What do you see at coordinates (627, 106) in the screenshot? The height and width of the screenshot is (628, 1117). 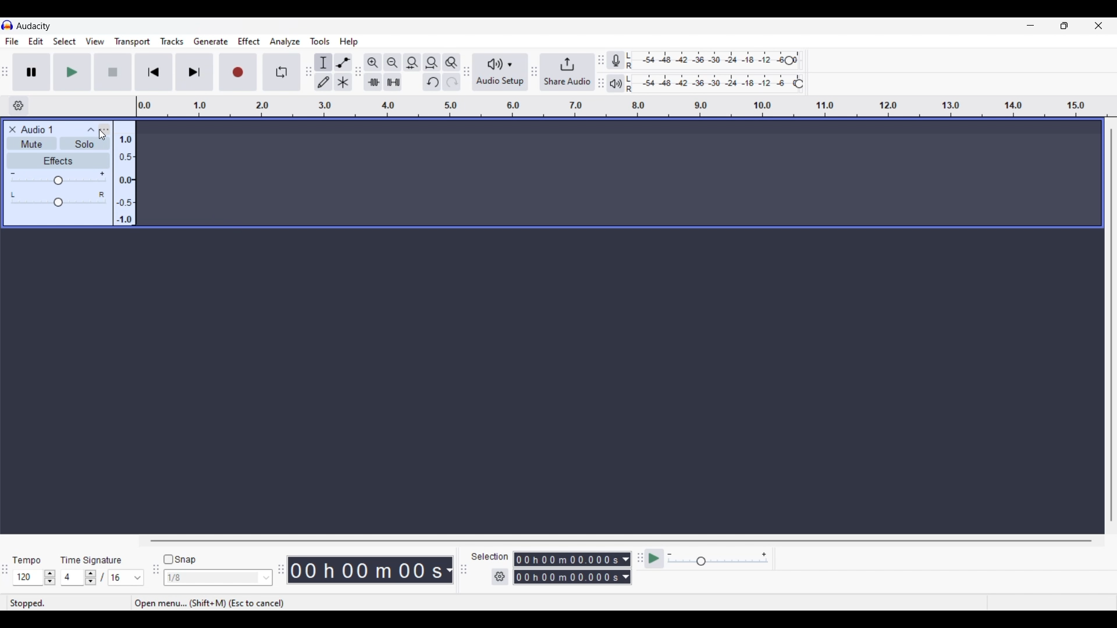 I see `Scale to measure audio length` at bounding box center [627, 106].